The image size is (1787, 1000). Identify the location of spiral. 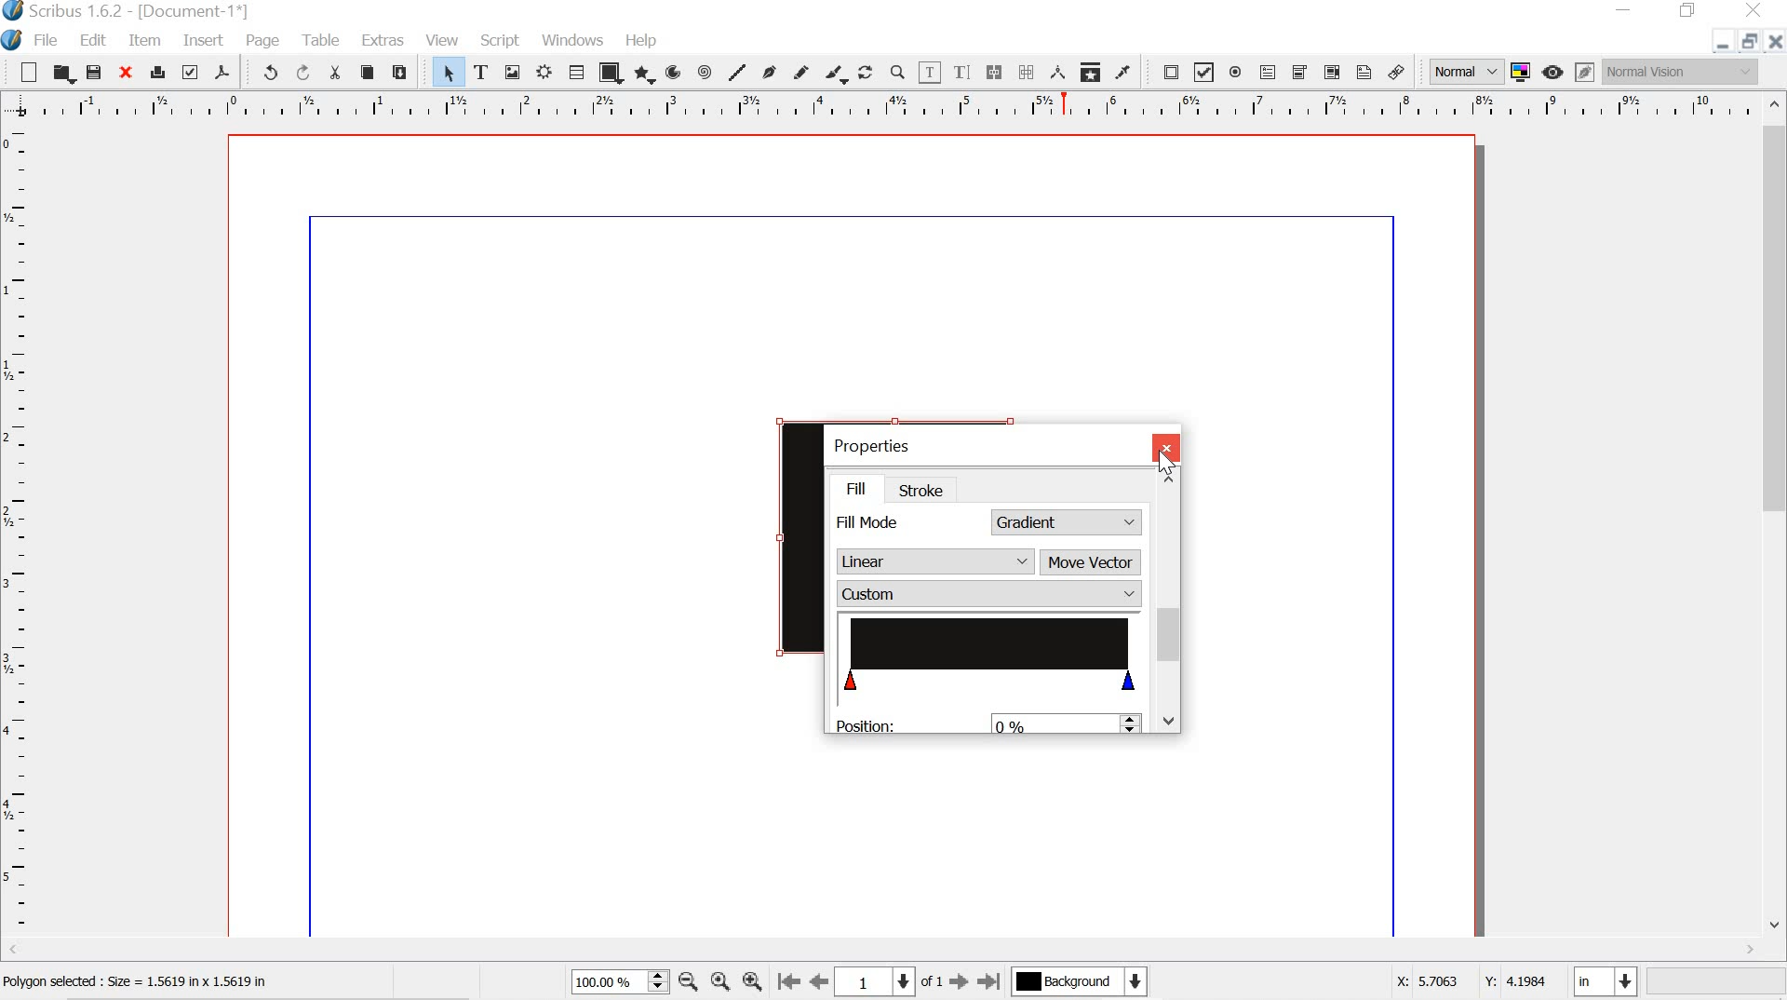
(705, 71).